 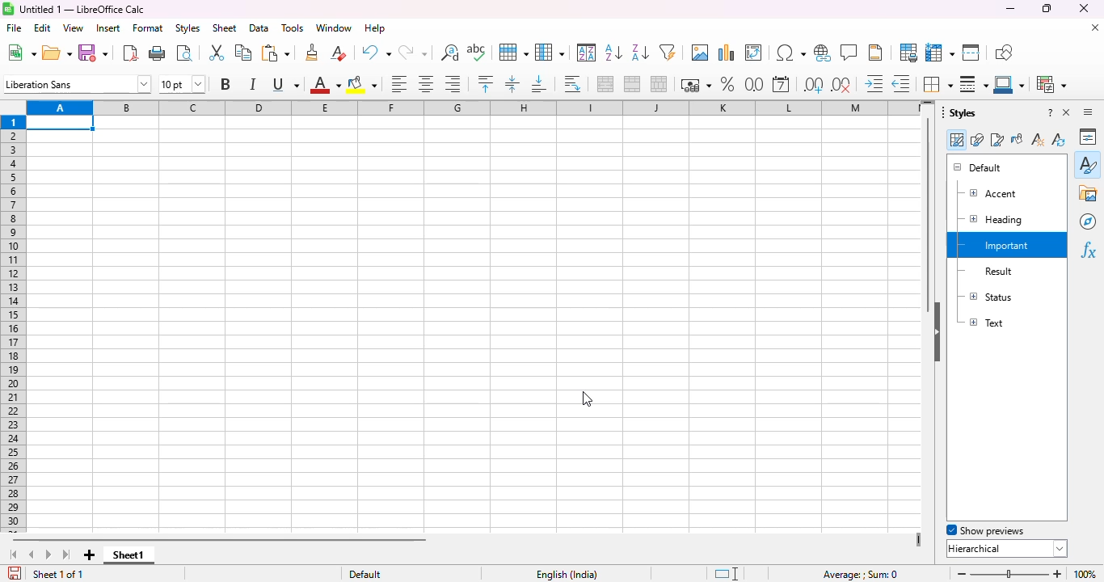 I want to click on help, so click(x=375, y=28).